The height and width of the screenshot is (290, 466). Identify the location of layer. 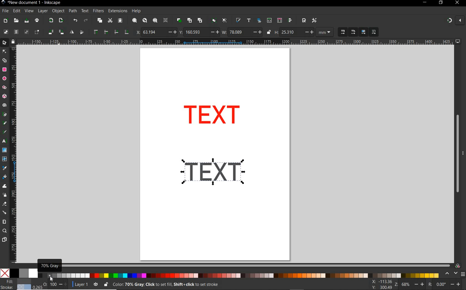
(43, 11).